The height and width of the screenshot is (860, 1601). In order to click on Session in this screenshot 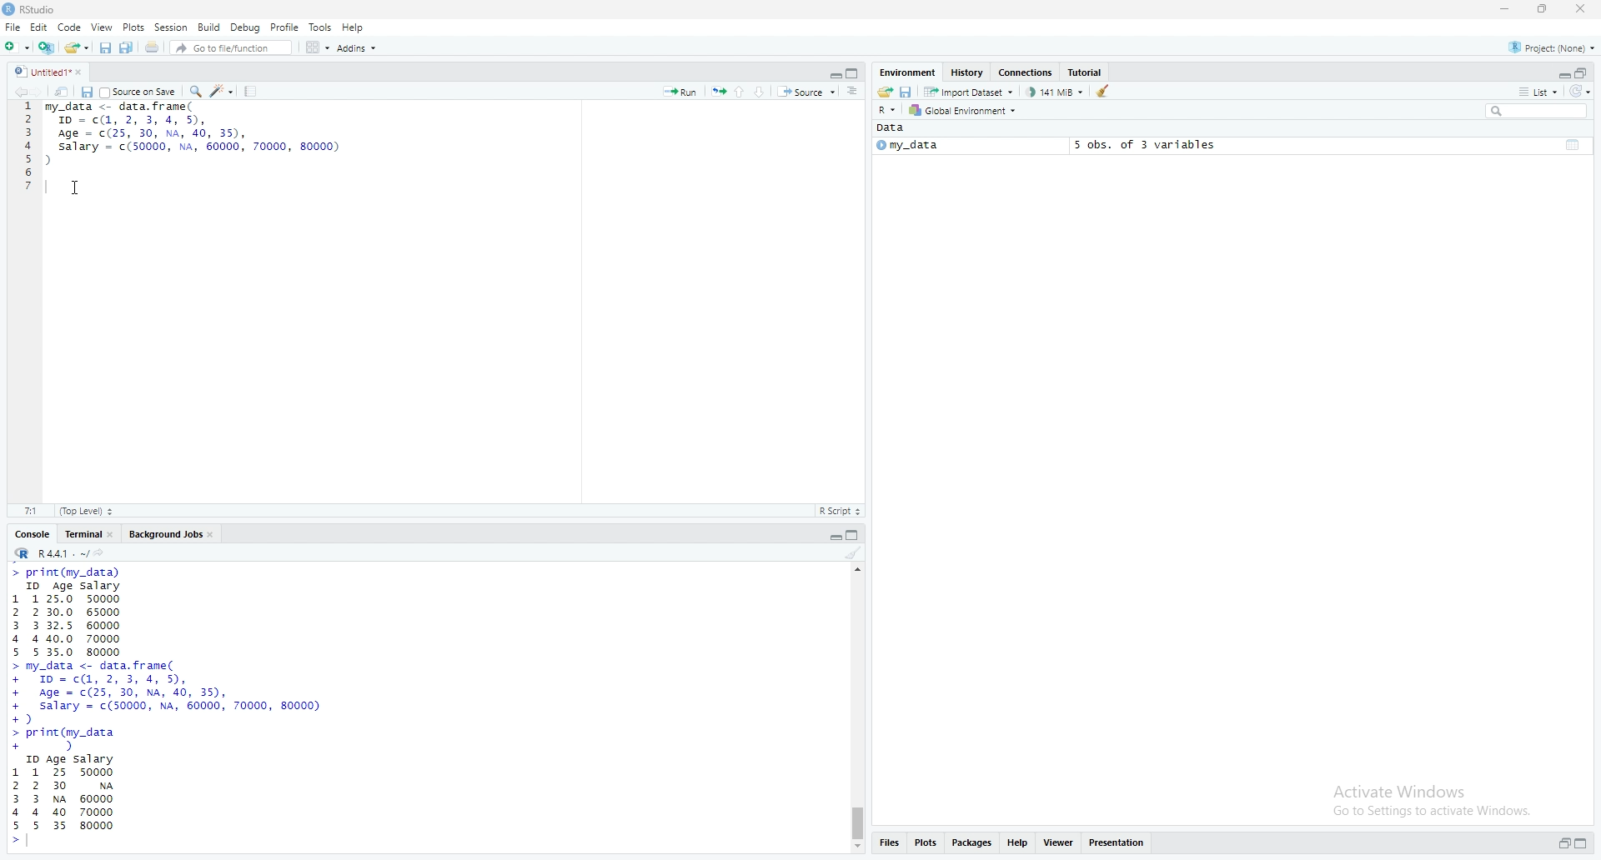, I will do `click(173, 27)`.